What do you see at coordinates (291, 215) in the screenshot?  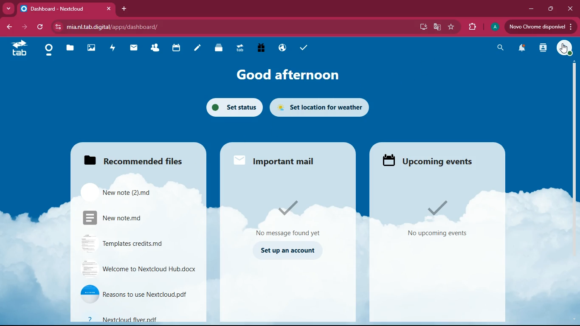 I see `mail` at bounding box center [291, 215].